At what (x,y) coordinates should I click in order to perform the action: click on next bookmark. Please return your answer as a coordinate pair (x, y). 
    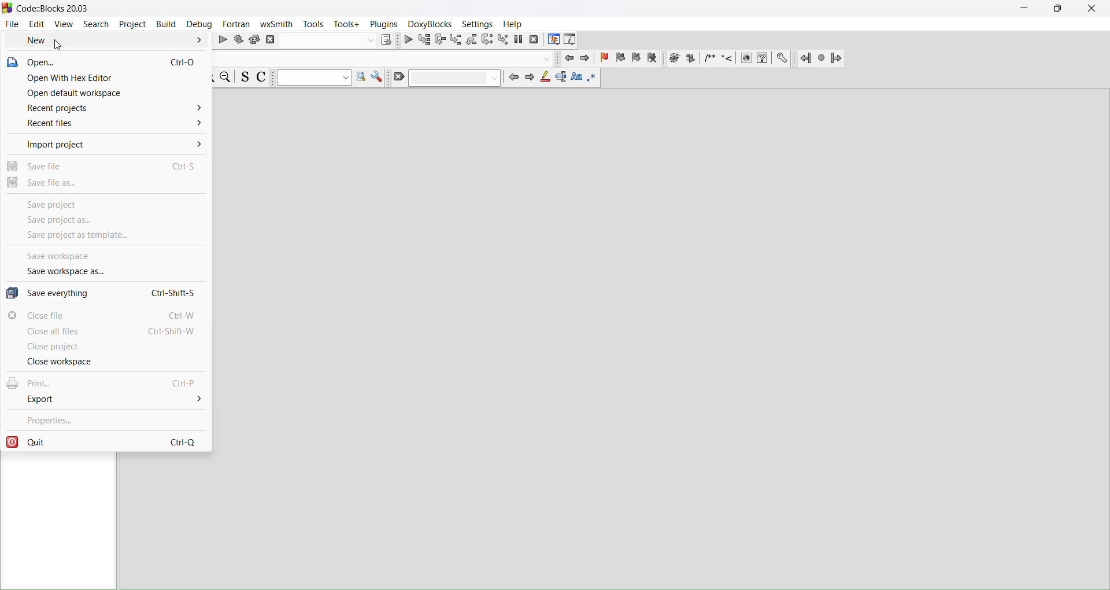
    Looking at the image, I should click on (637, 57).